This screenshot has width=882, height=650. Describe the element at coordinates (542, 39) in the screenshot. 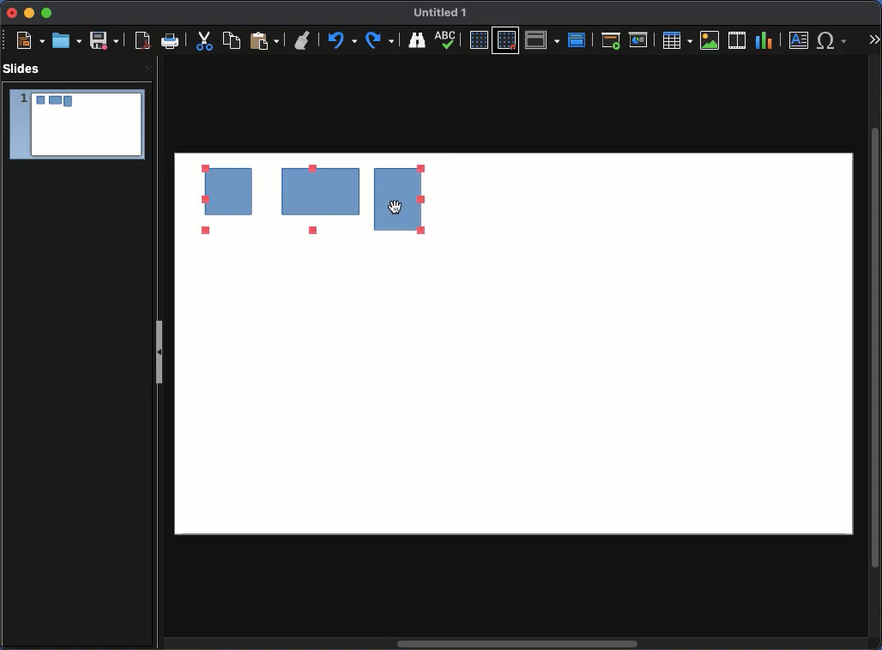

I see `Display views` at that location.